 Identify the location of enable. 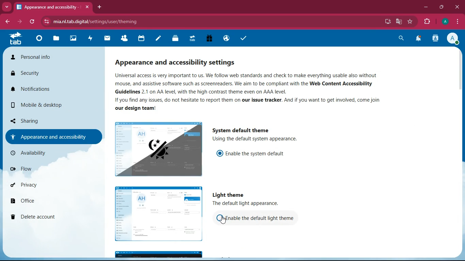
(263, 218).